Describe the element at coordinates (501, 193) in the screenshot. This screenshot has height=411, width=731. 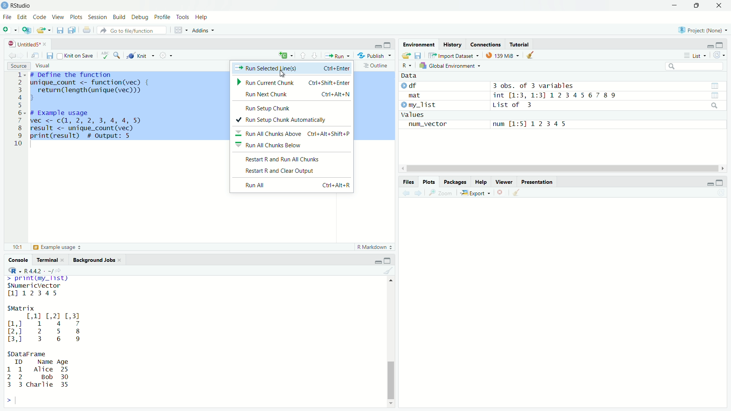
I see `clear current plot` at that location.